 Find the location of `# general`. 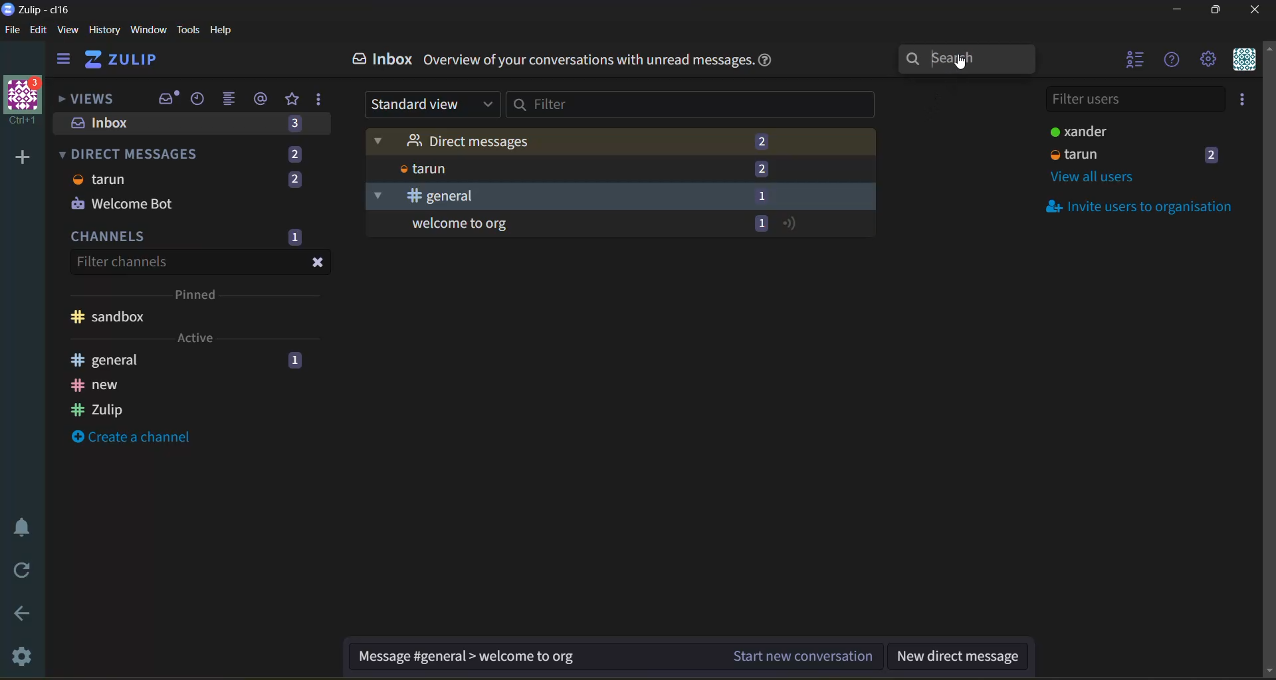

# general is located at coordinates (105, 359).